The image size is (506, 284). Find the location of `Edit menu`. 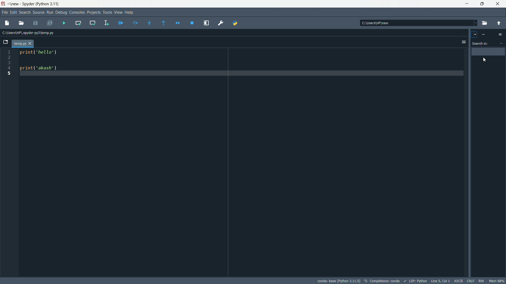

Edit menu is located at coordinates (13, 12).